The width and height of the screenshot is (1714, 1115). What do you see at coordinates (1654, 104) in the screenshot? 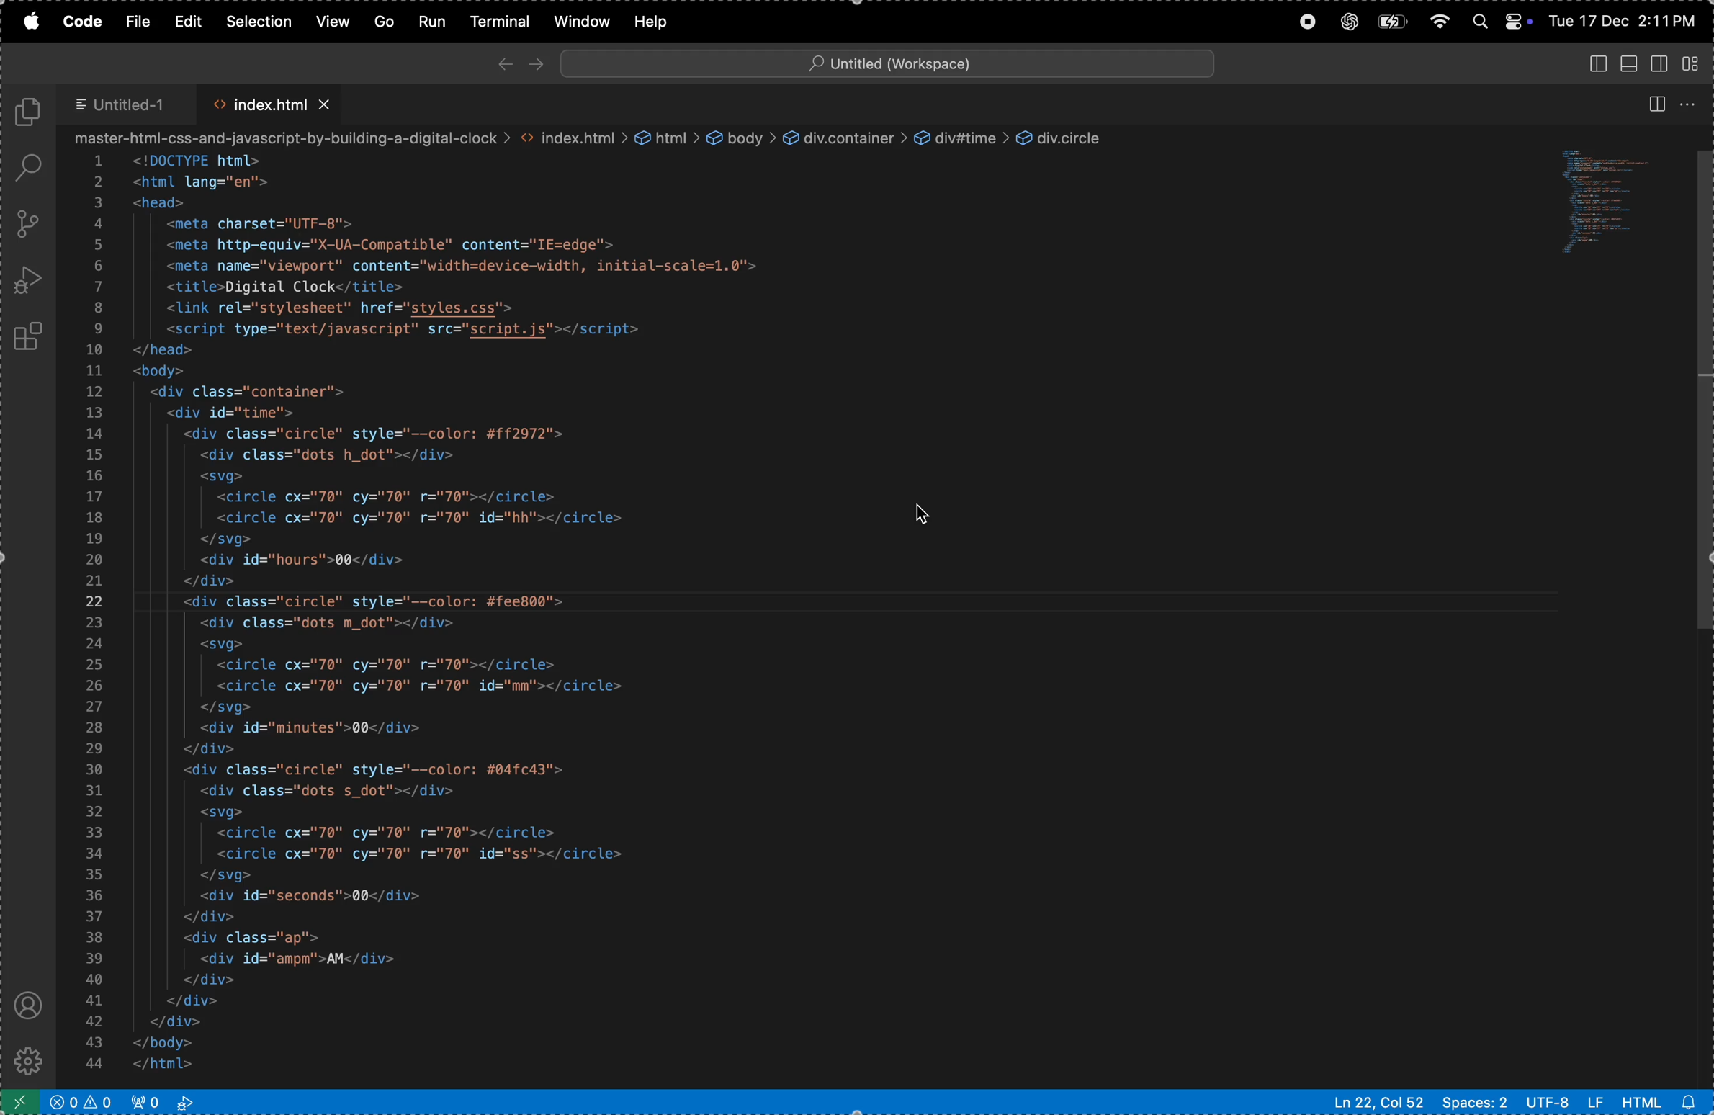
I see `split ` at bounding box center [1654, 104].